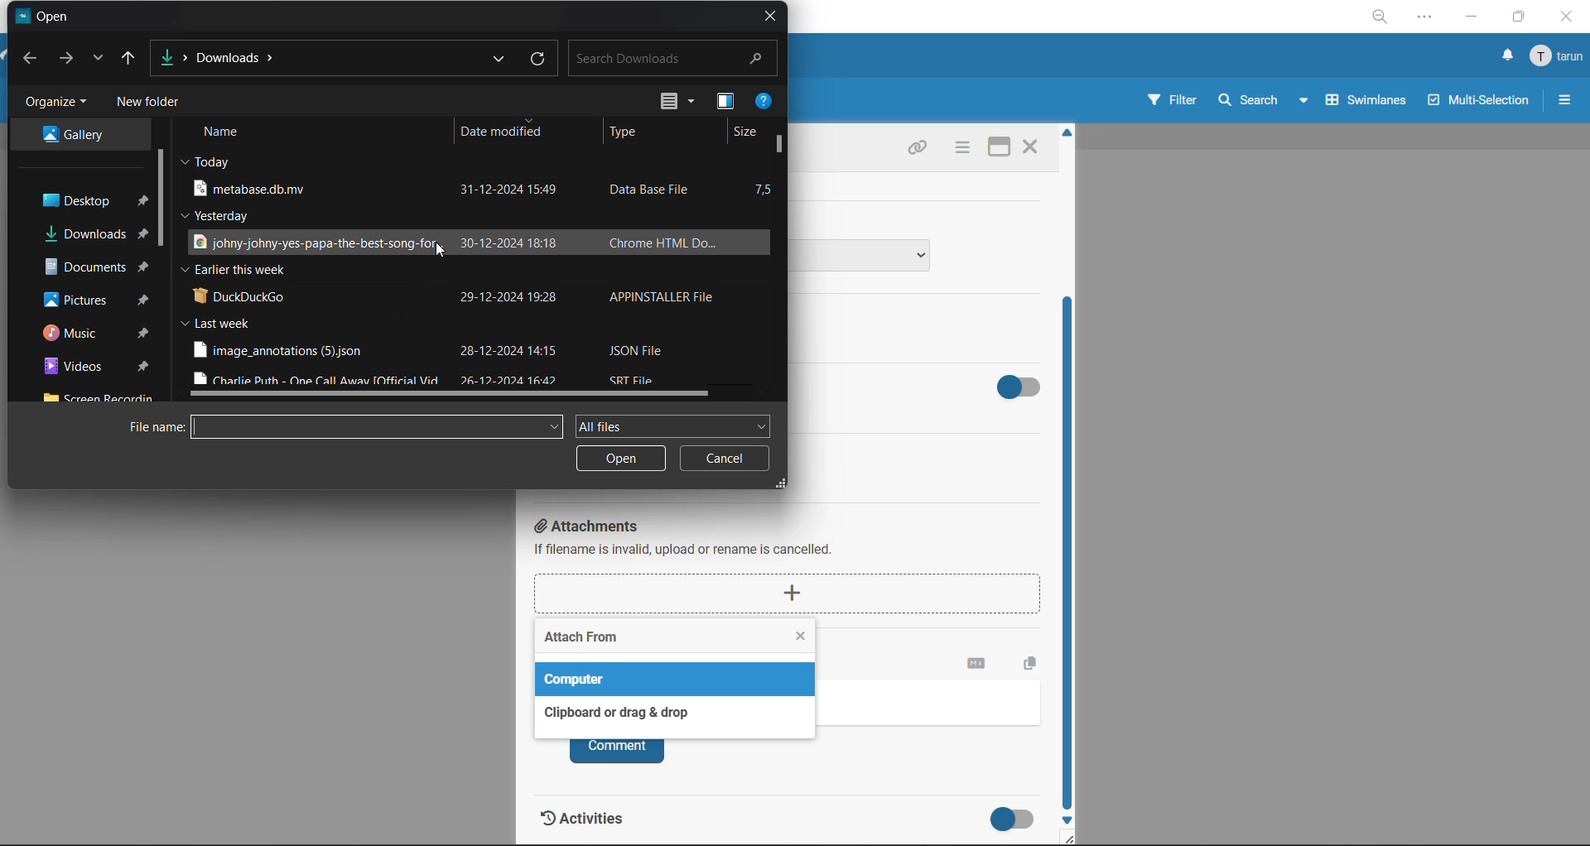 The height and width of the screenshot is (846, 1590). What do you see at coordinates (1034, 661) in the screenshot?
I see `copy` at bounding box center [1034, 661].